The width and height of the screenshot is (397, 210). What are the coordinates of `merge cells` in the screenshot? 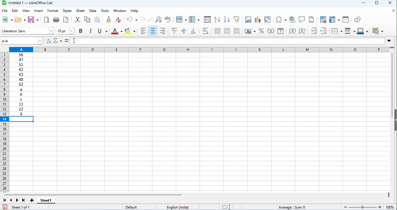 It's located at (227, 30).